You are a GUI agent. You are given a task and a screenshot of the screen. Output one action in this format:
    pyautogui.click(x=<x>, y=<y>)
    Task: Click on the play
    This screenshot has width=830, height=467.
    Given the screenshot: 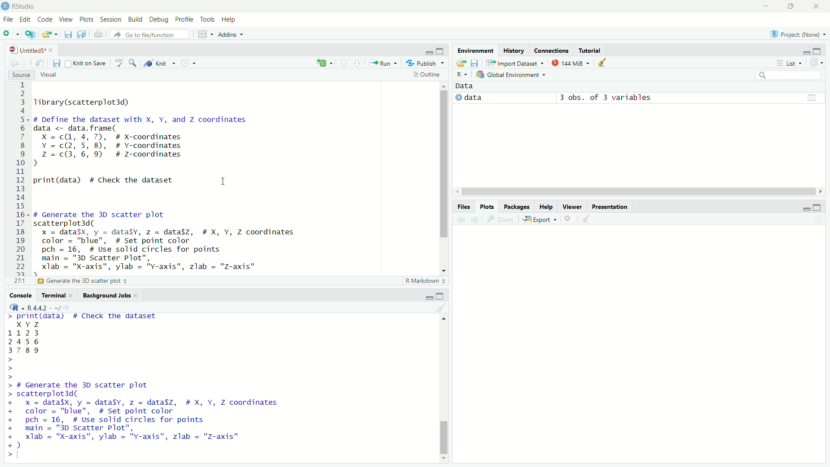 What is the action you would take?
    pyautogui.click(x=456, y=98)
    